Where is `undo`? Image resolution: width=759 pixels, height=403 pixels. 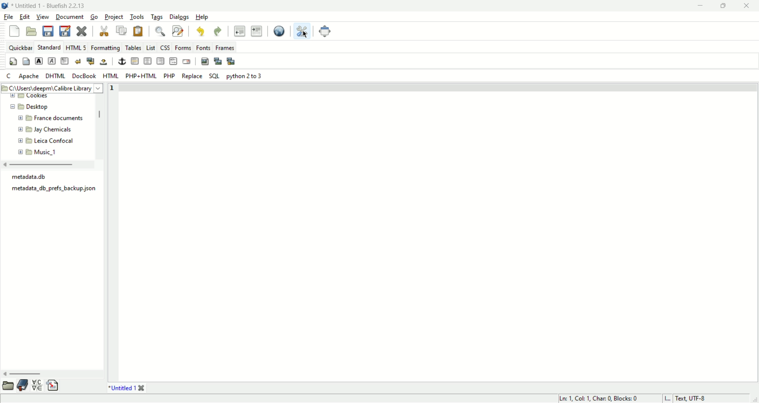 undo is located at coordinates (200, 32).